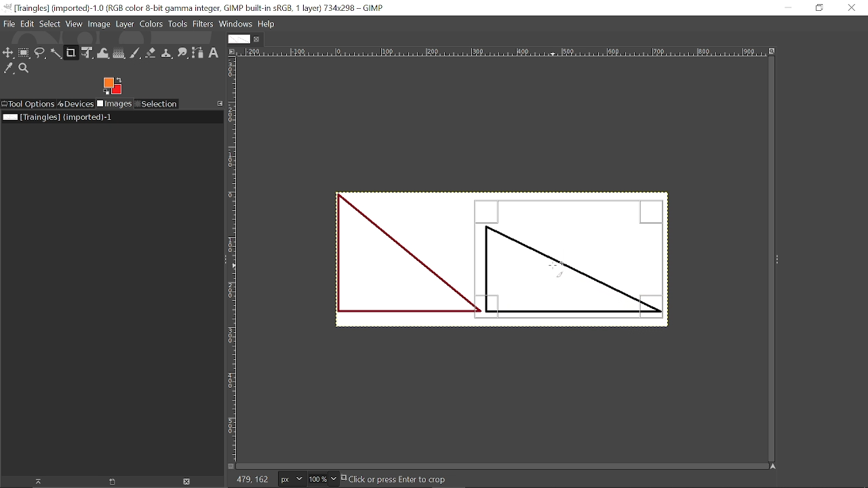 The height and width of the screenshot is (488, 868). I want to click on layer, so click(125, 25).